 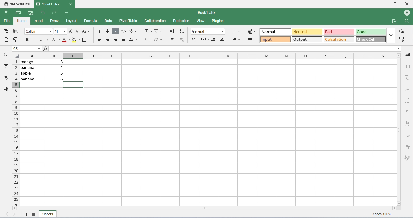 I want to click on delete cells, so click(x=236, y=40).